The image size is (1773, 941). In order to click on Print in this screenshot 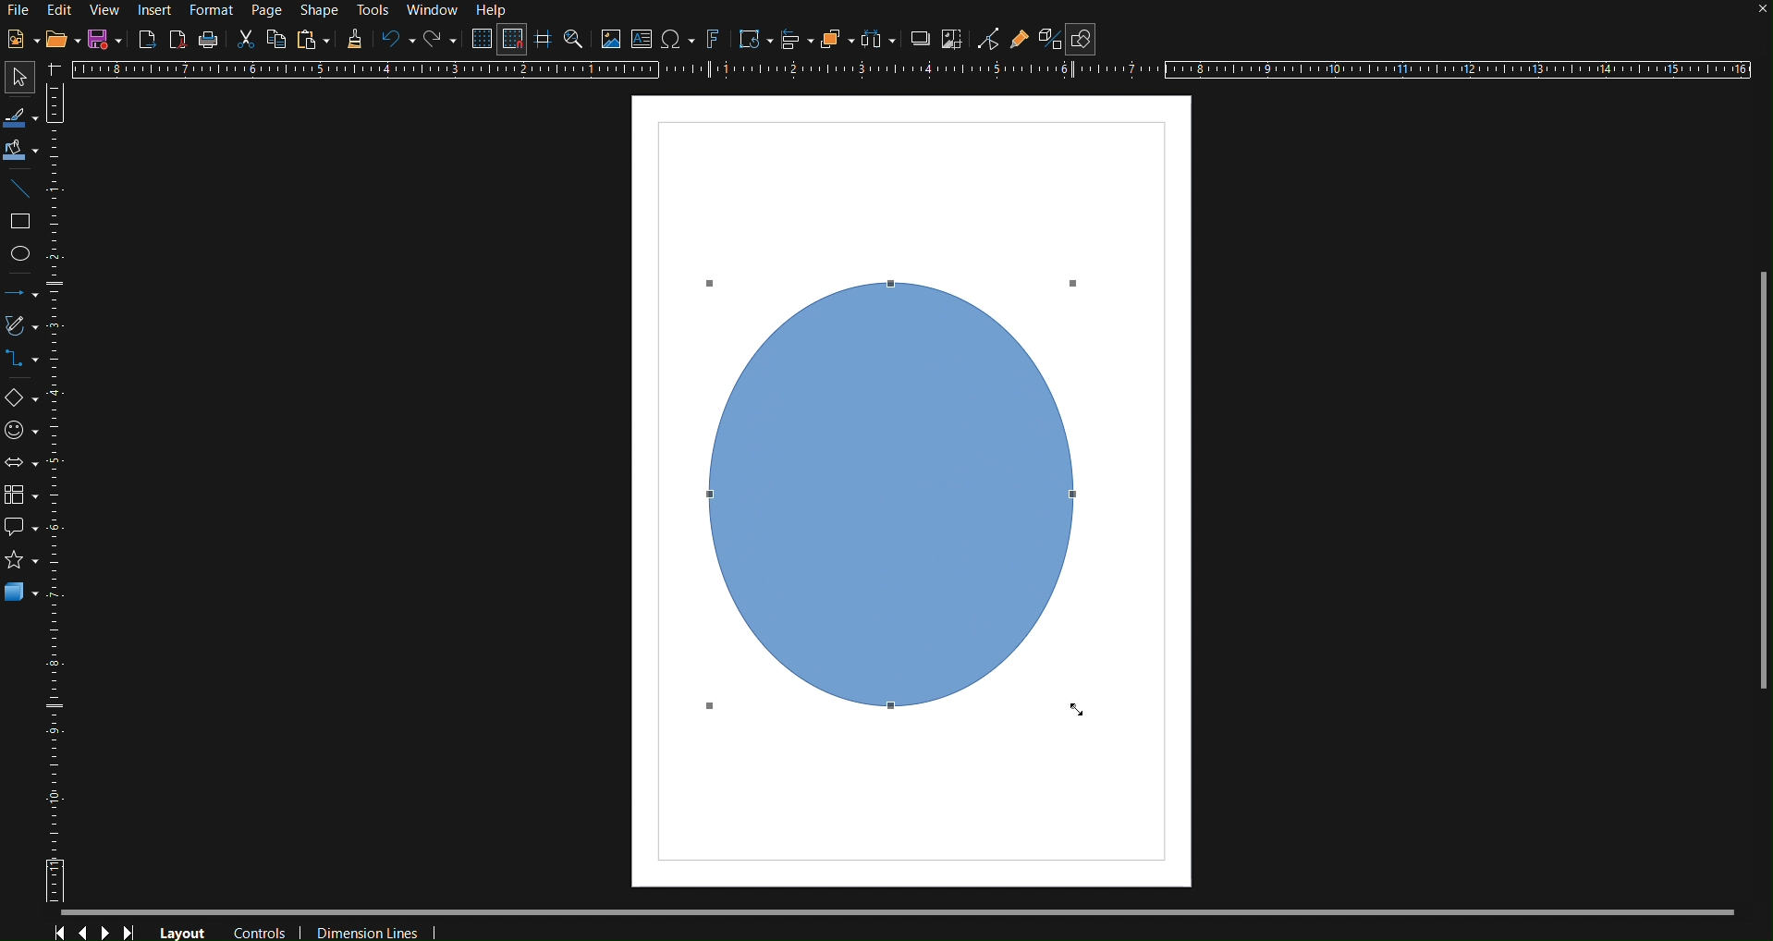, I will do `click(209, 40)`.